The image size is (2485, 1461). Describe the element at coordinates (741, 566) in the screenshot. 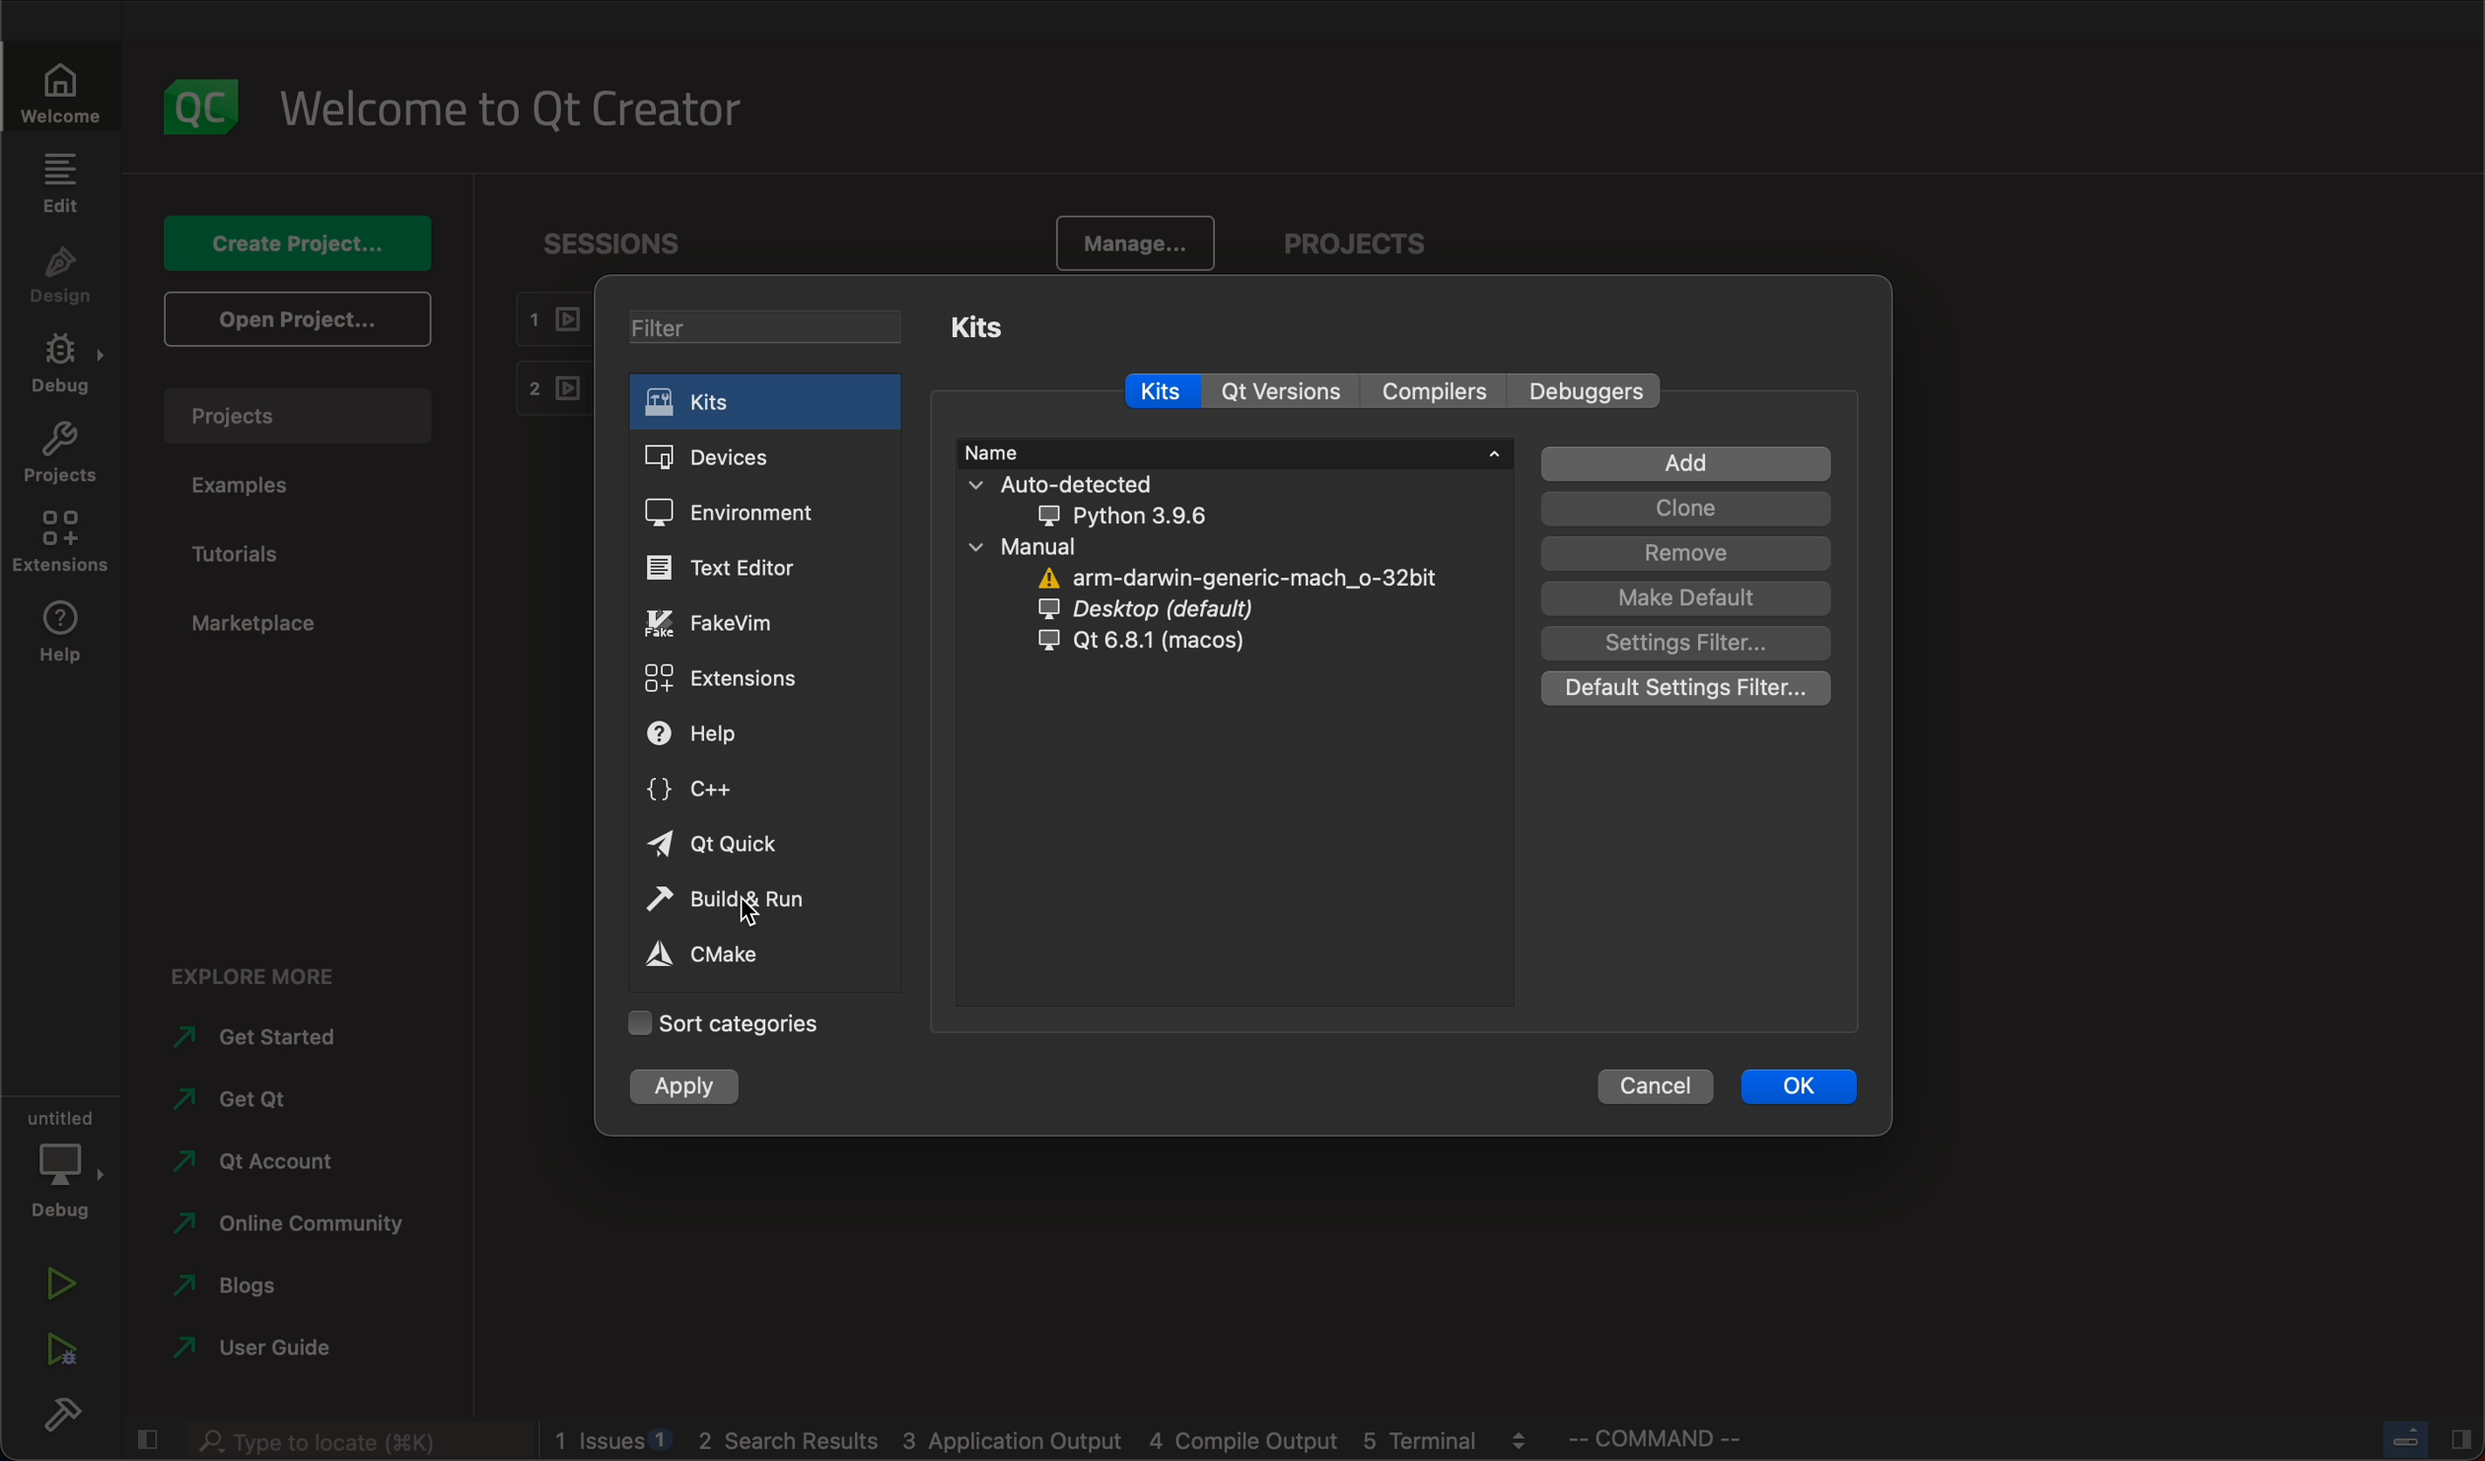

I see `editor` at that location.